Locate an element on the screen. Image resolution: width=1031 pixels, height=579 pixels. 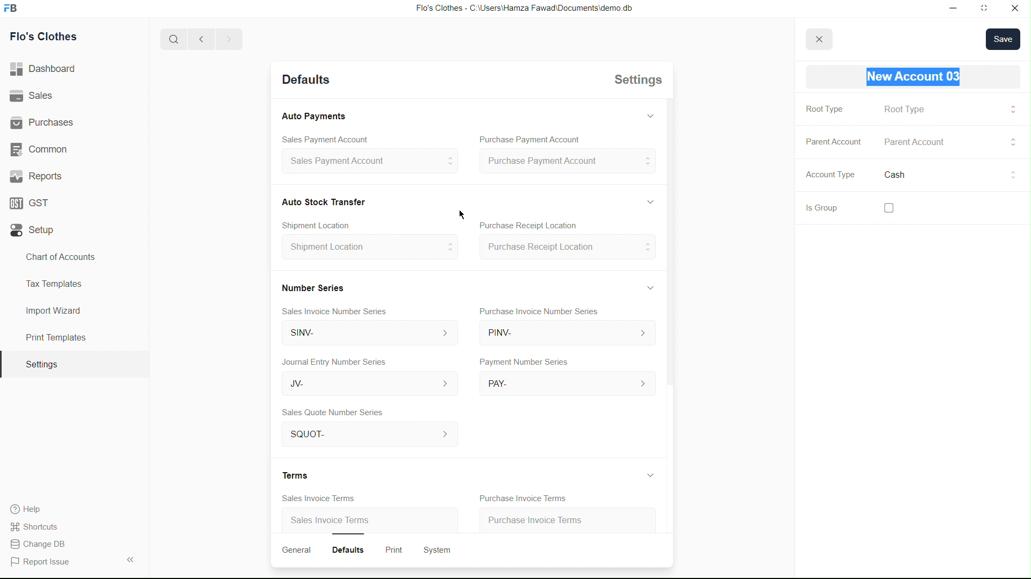
Number Series is located at coordinates (311, 286).